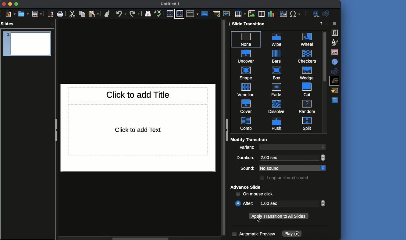  Describe the element at coordinates (5, 4) in the screenshot. I see `Close` at that location.